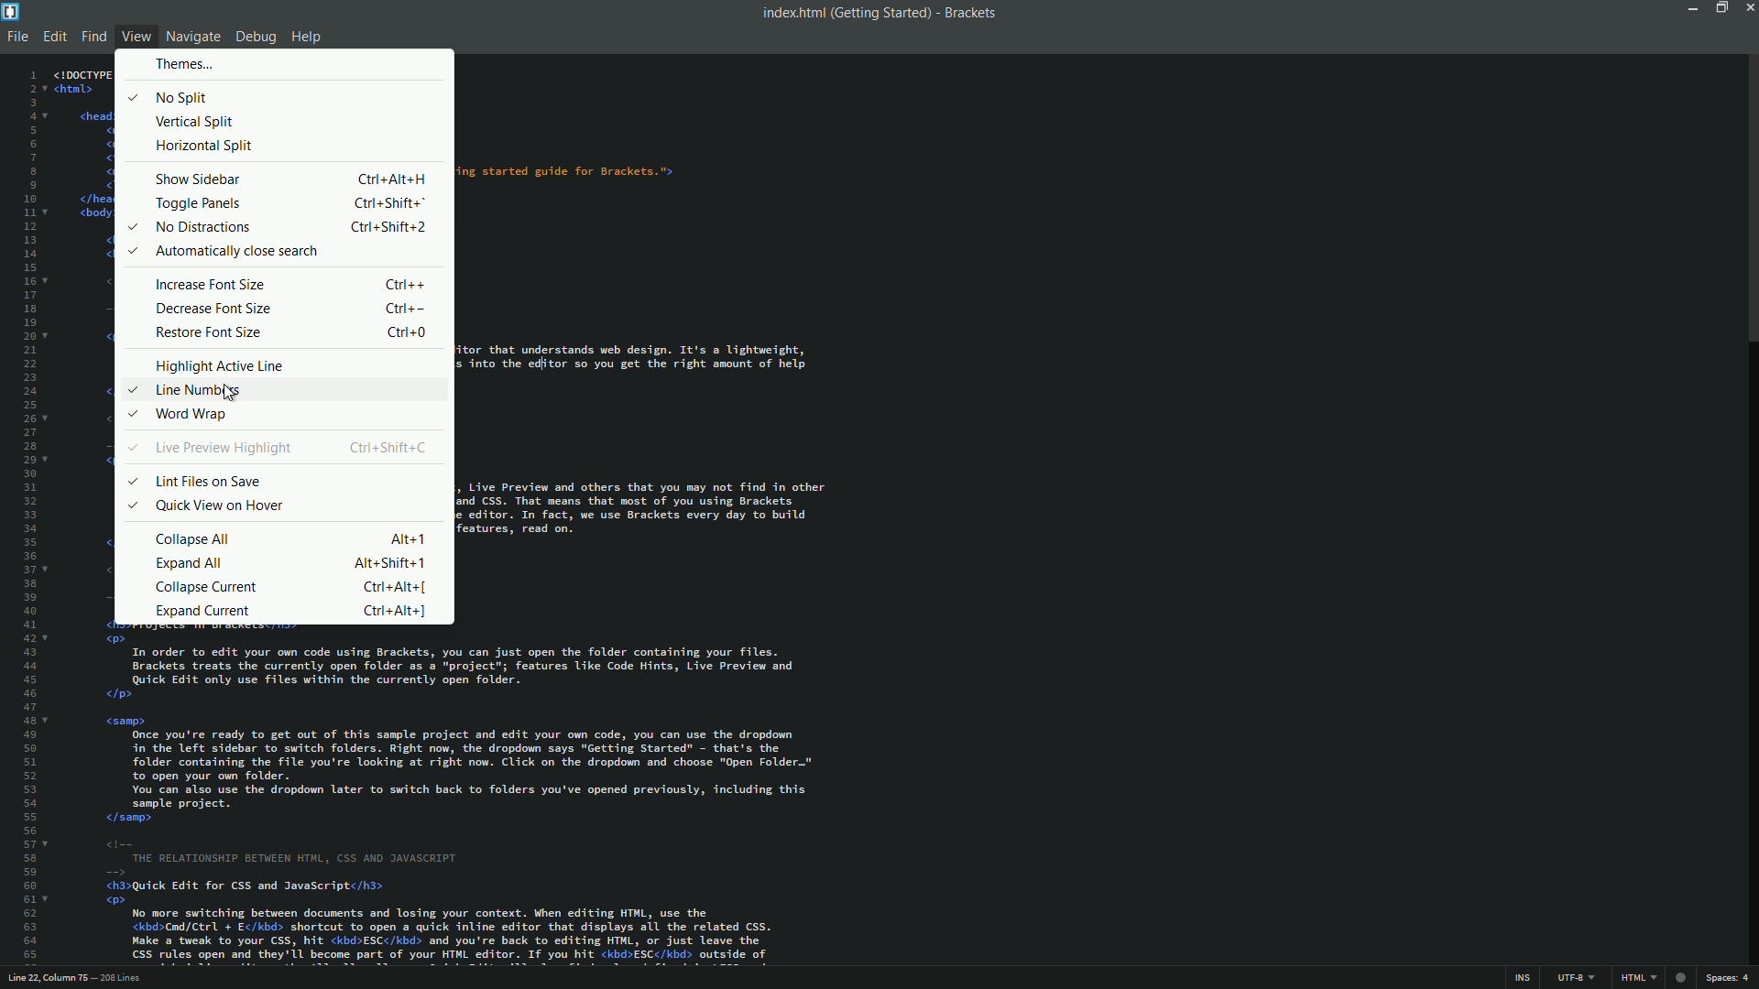 The height and width of the screenshot is (989, 1759). I want to click on Collapse All Alt+1, so click(292, 538).